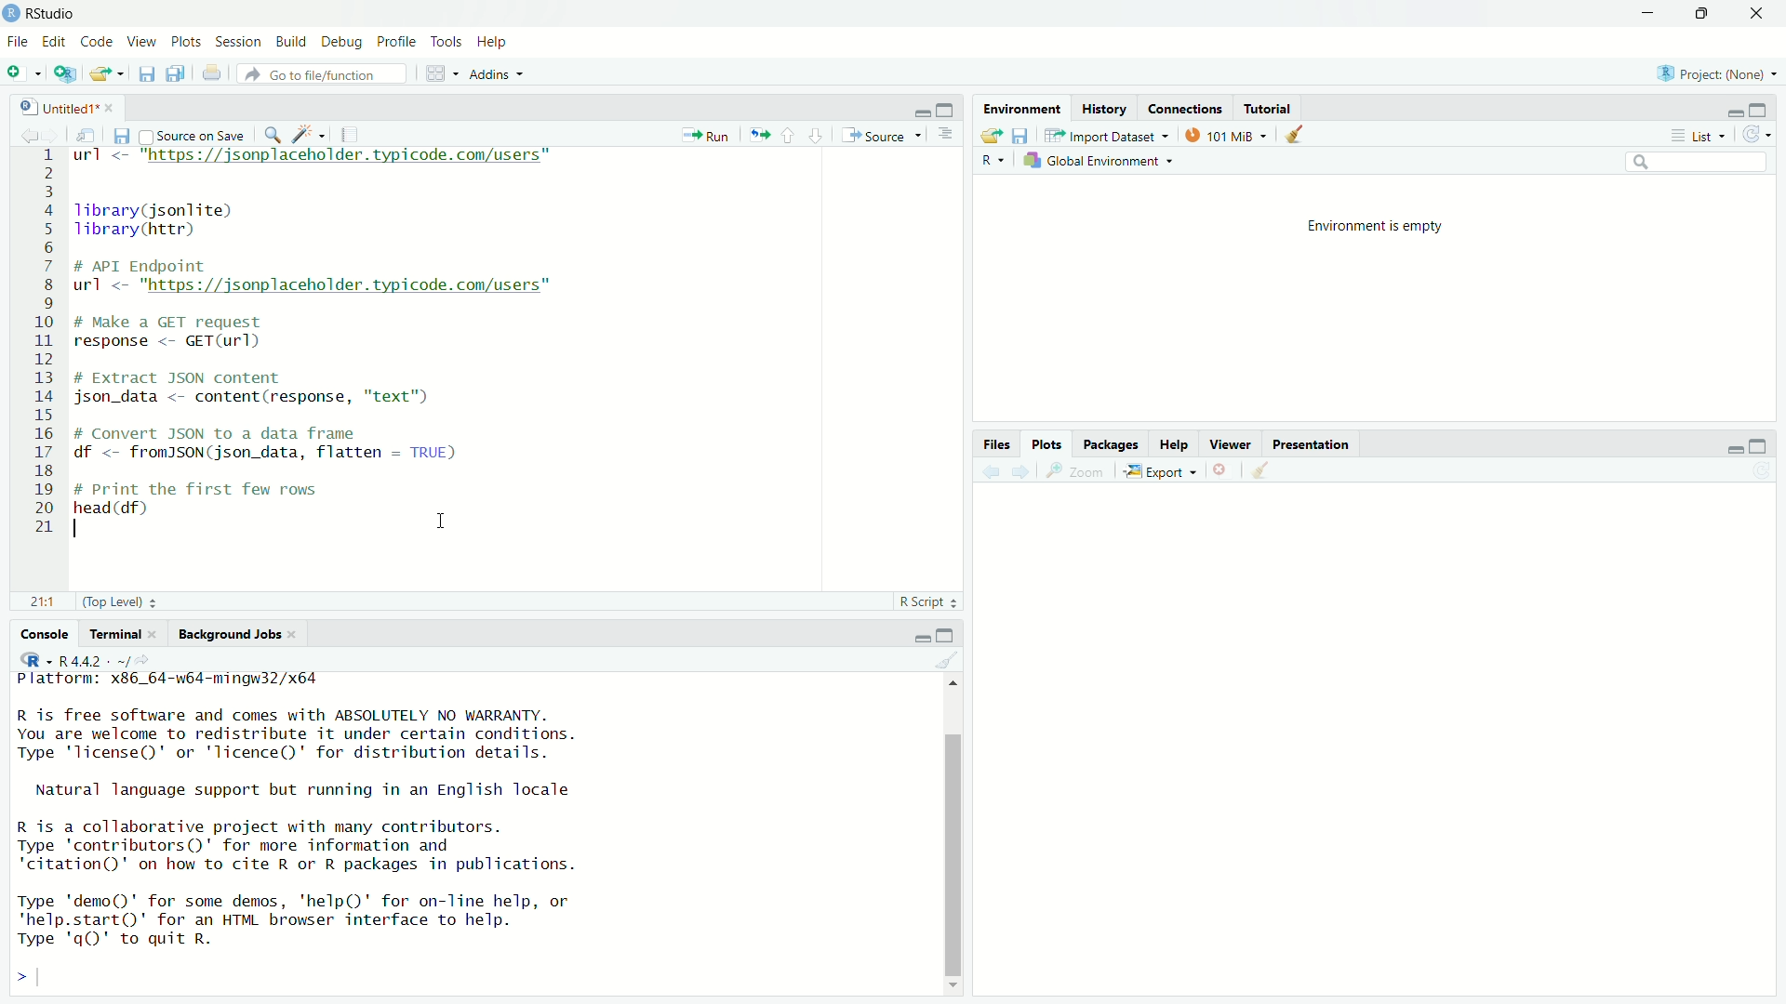  I want to click on Files, so click(999, 444).